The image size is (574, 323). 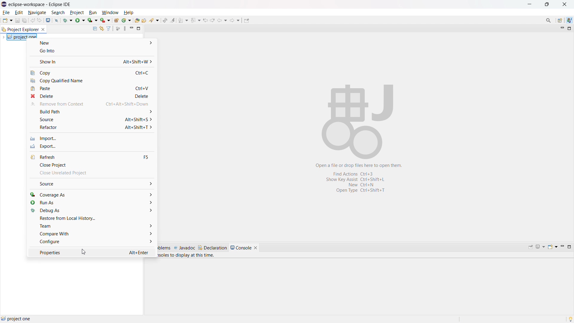 What do you see at coordinates (91, 165) in the screenshot?
I see `close project` at bounding box center [91, 165].